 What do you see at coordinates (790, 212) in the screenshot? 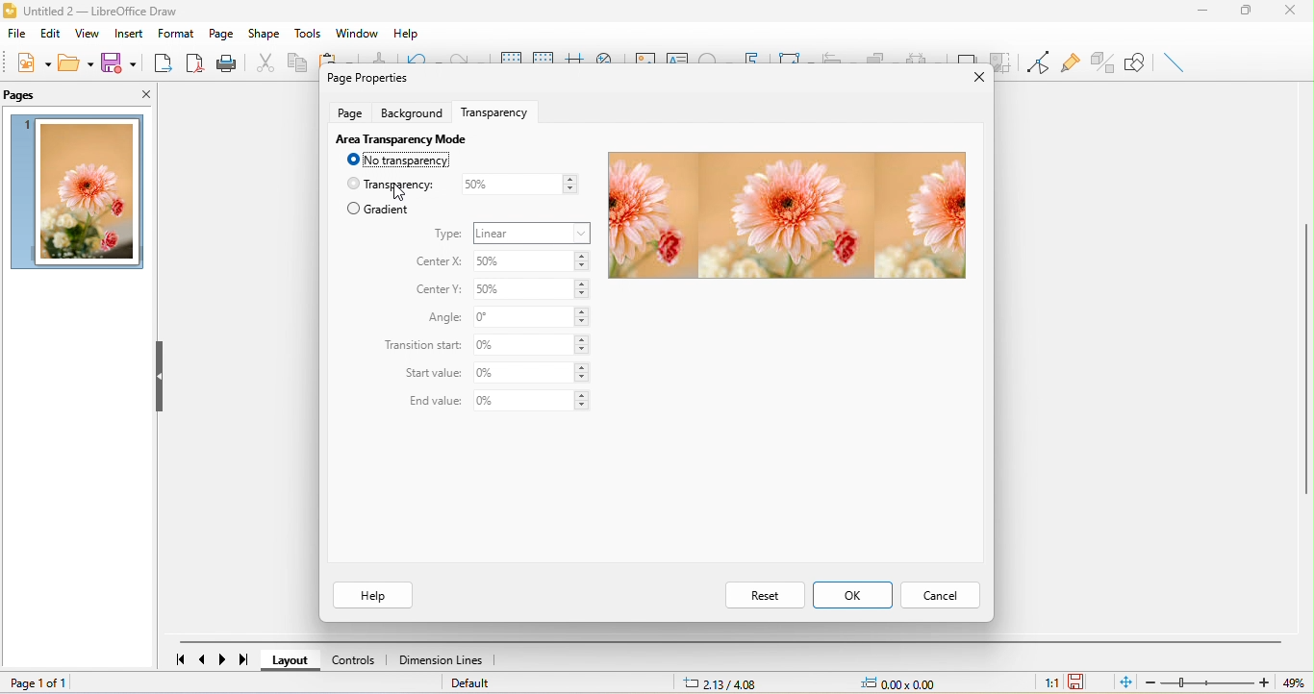
I see `image` at bounding box center [790, 212].